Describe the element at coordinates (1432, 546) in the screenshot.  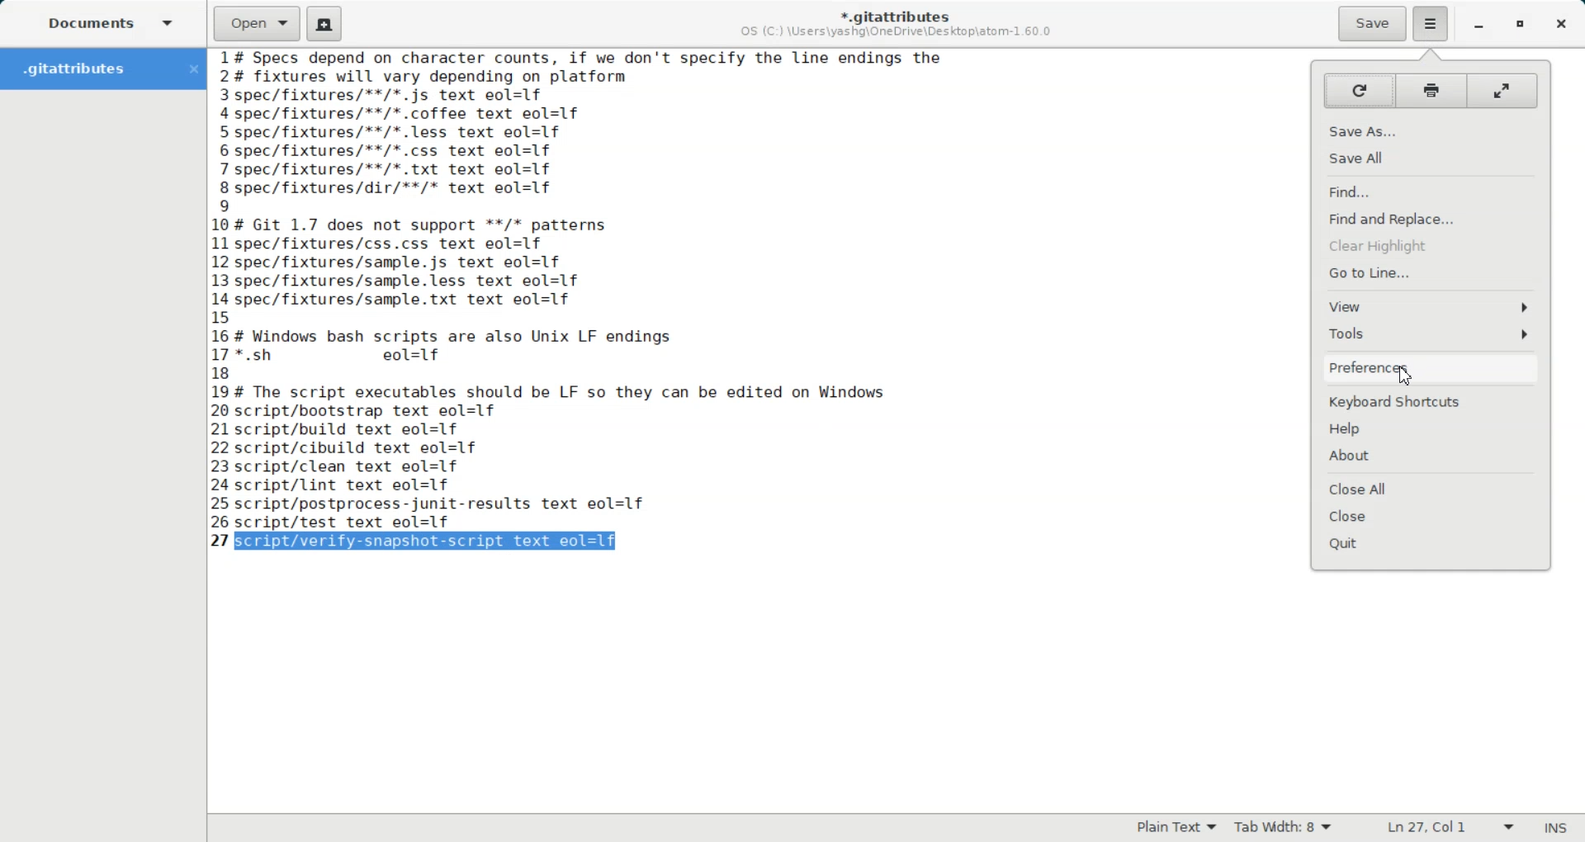
I see `Quit` at that location.